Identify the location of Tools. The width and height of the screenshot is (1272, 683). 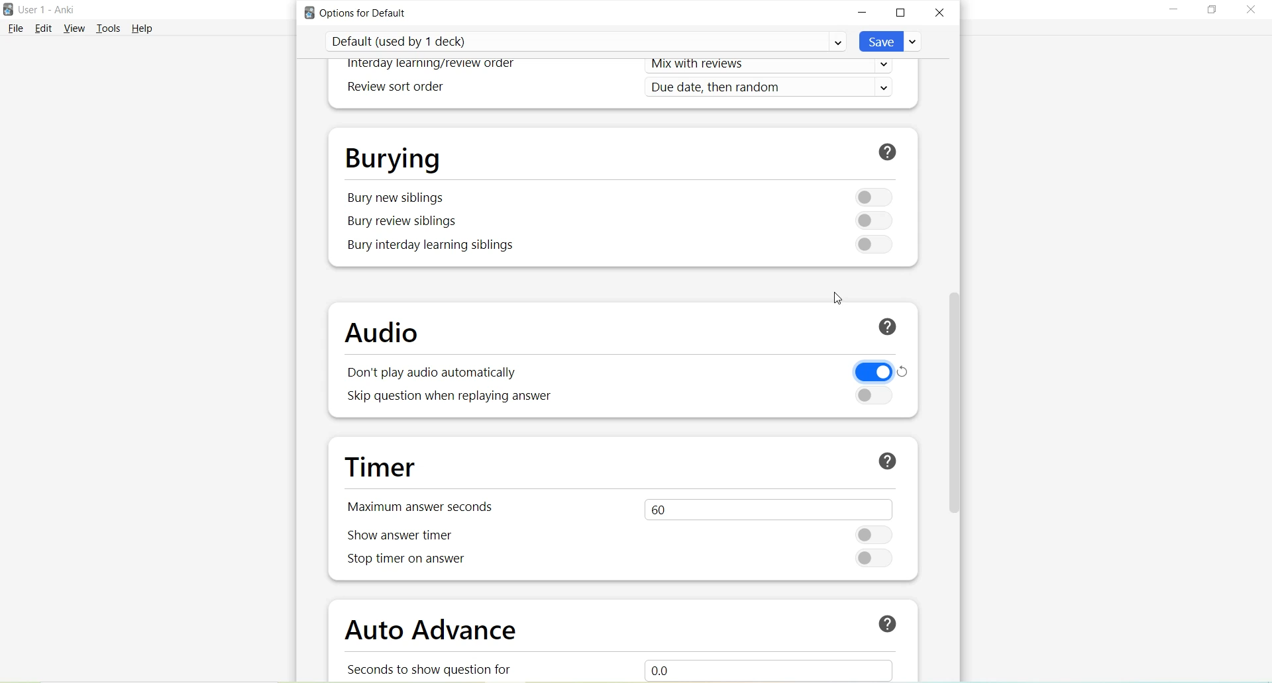
(111, 28).